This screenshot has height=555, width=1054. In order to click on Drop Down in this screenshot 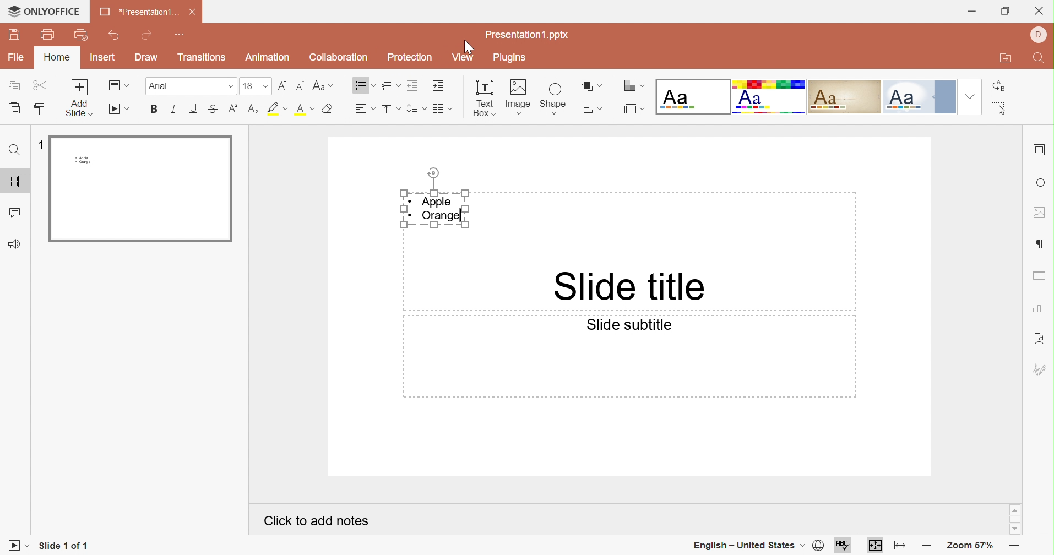, I will do `click(969, 96)`.